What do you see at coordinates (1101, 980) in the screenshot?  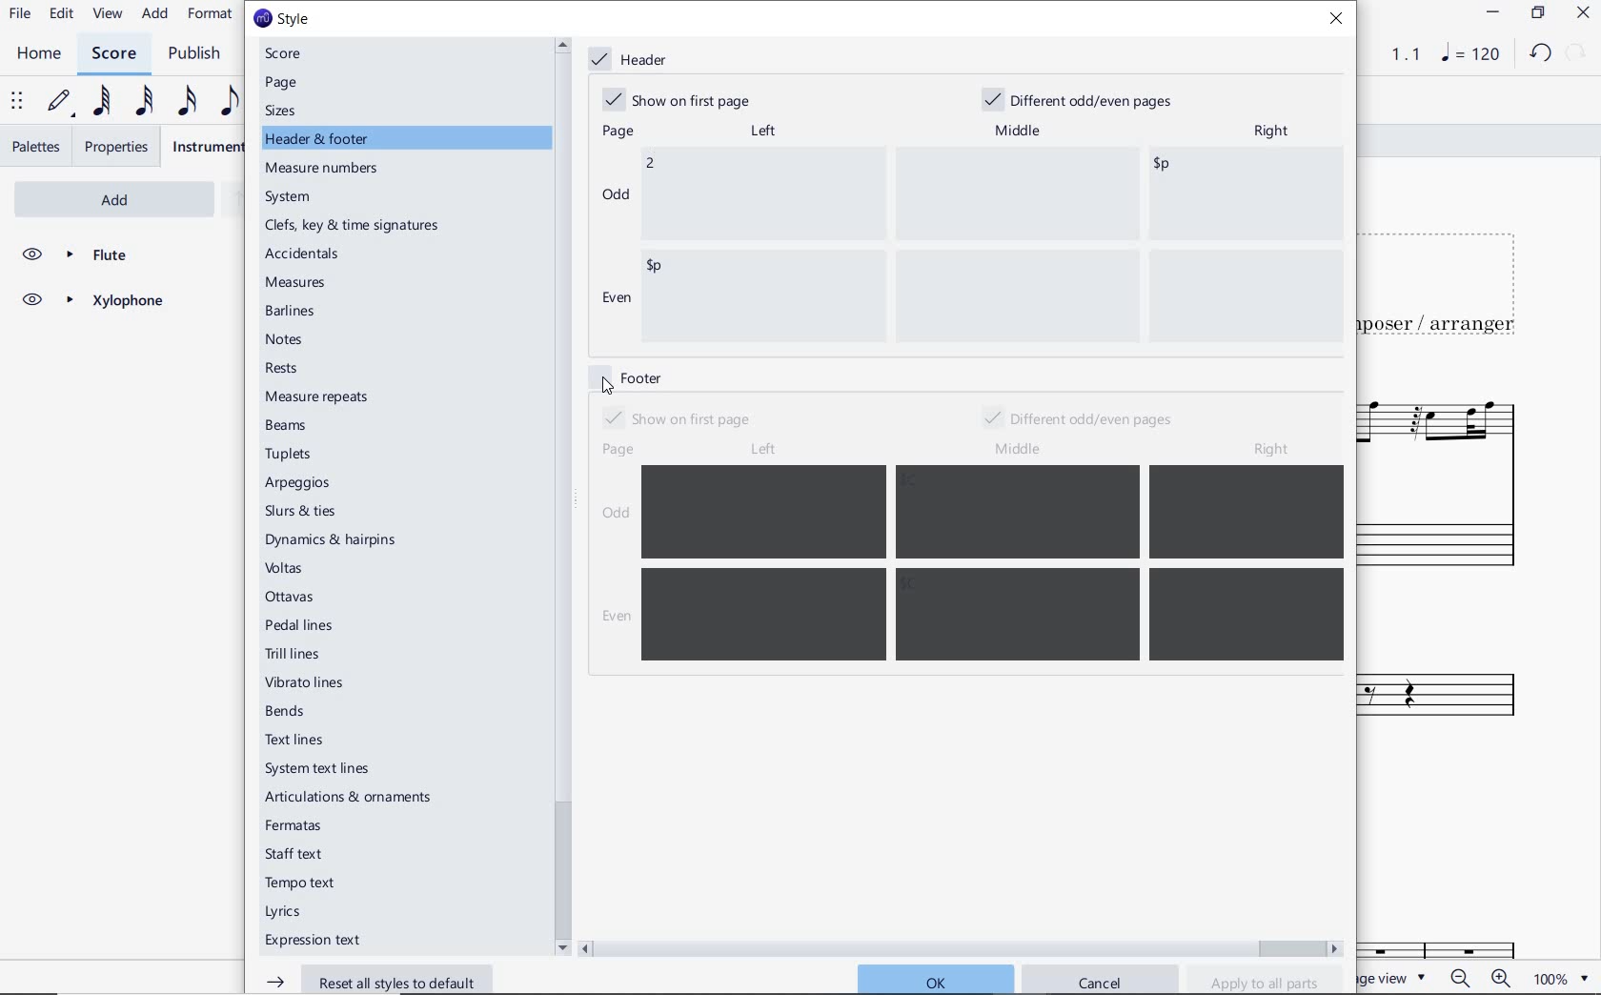 I see `cancel` at bounding box center [1101, 980].